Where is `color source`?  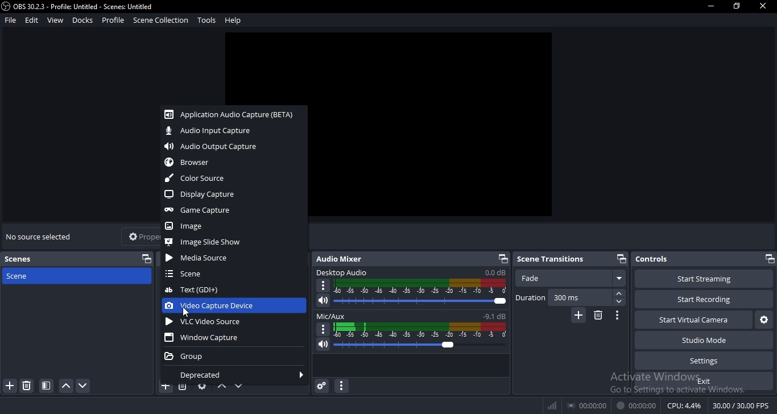 color source is located at coordinates (200, 177).